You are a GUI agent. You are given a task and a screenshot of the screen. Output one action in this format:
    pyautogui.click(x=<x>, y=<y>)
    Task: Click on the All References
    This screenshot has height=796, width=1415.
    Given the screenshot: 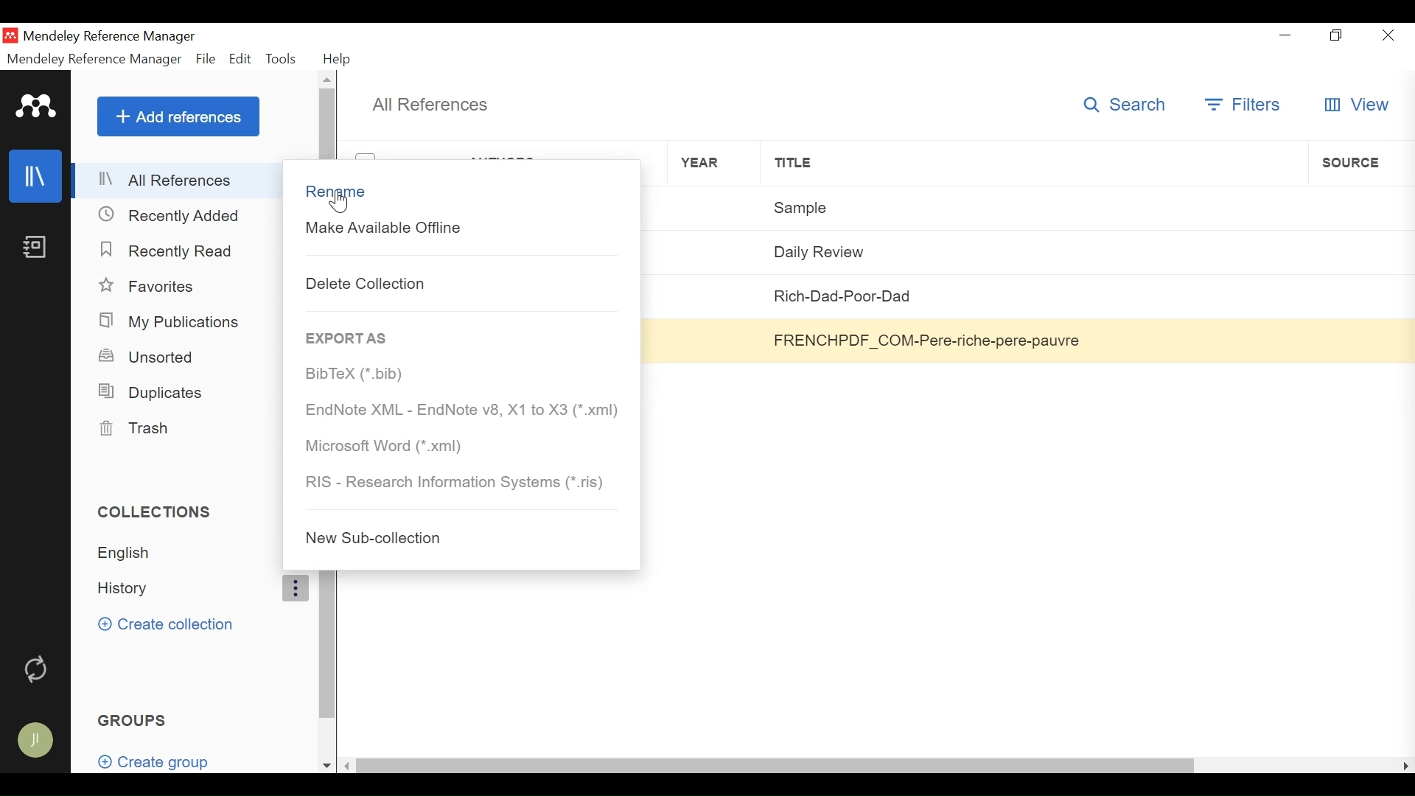 What is the action you would take?
    pyautogui.click(x=430, y=105)
    